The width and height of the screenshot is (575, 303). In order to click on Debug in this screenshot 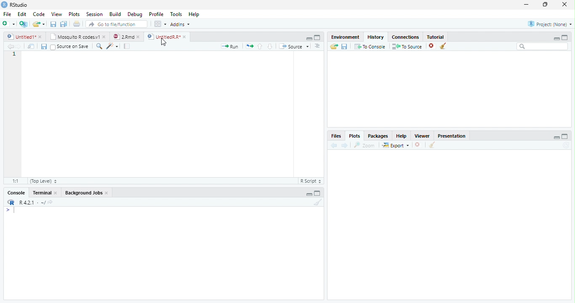, I will do `click(136, 15)`.